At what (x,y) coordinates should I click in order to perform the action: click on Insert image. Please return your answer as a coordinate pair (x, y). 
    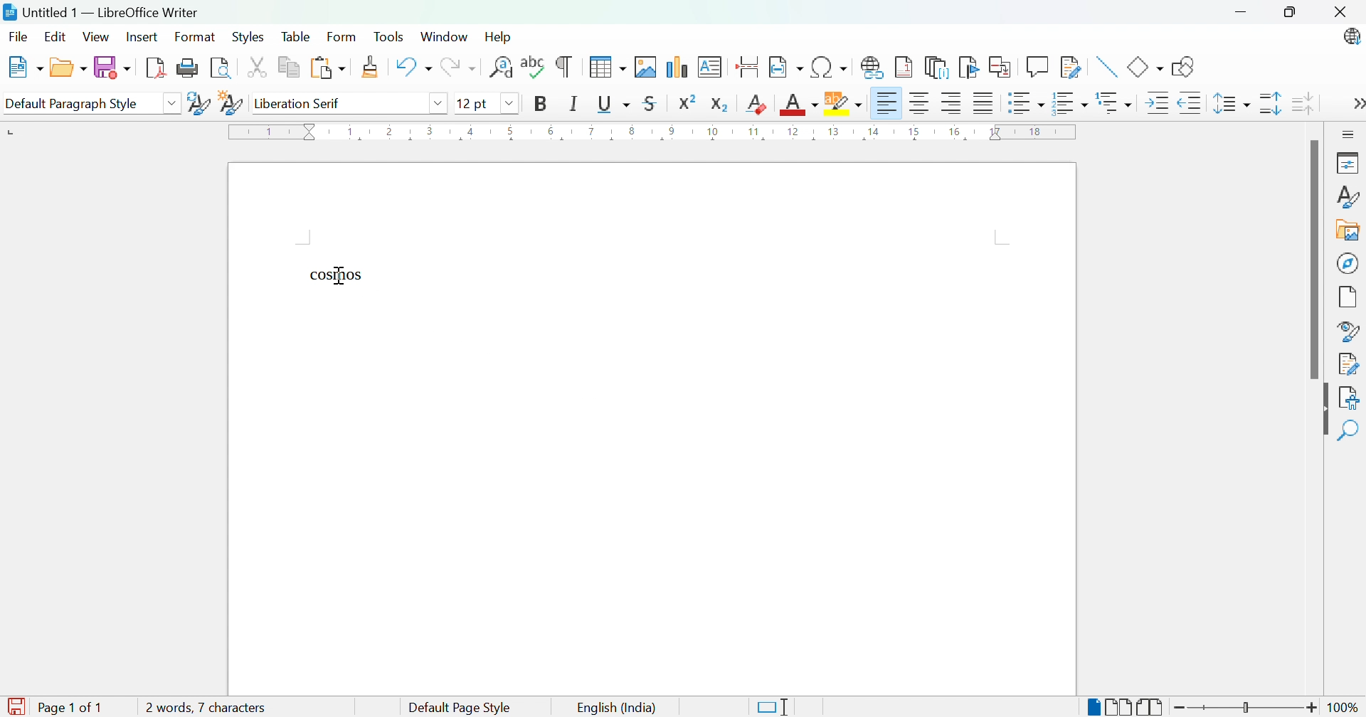
    Looking at the image, I should click on (645, 67).